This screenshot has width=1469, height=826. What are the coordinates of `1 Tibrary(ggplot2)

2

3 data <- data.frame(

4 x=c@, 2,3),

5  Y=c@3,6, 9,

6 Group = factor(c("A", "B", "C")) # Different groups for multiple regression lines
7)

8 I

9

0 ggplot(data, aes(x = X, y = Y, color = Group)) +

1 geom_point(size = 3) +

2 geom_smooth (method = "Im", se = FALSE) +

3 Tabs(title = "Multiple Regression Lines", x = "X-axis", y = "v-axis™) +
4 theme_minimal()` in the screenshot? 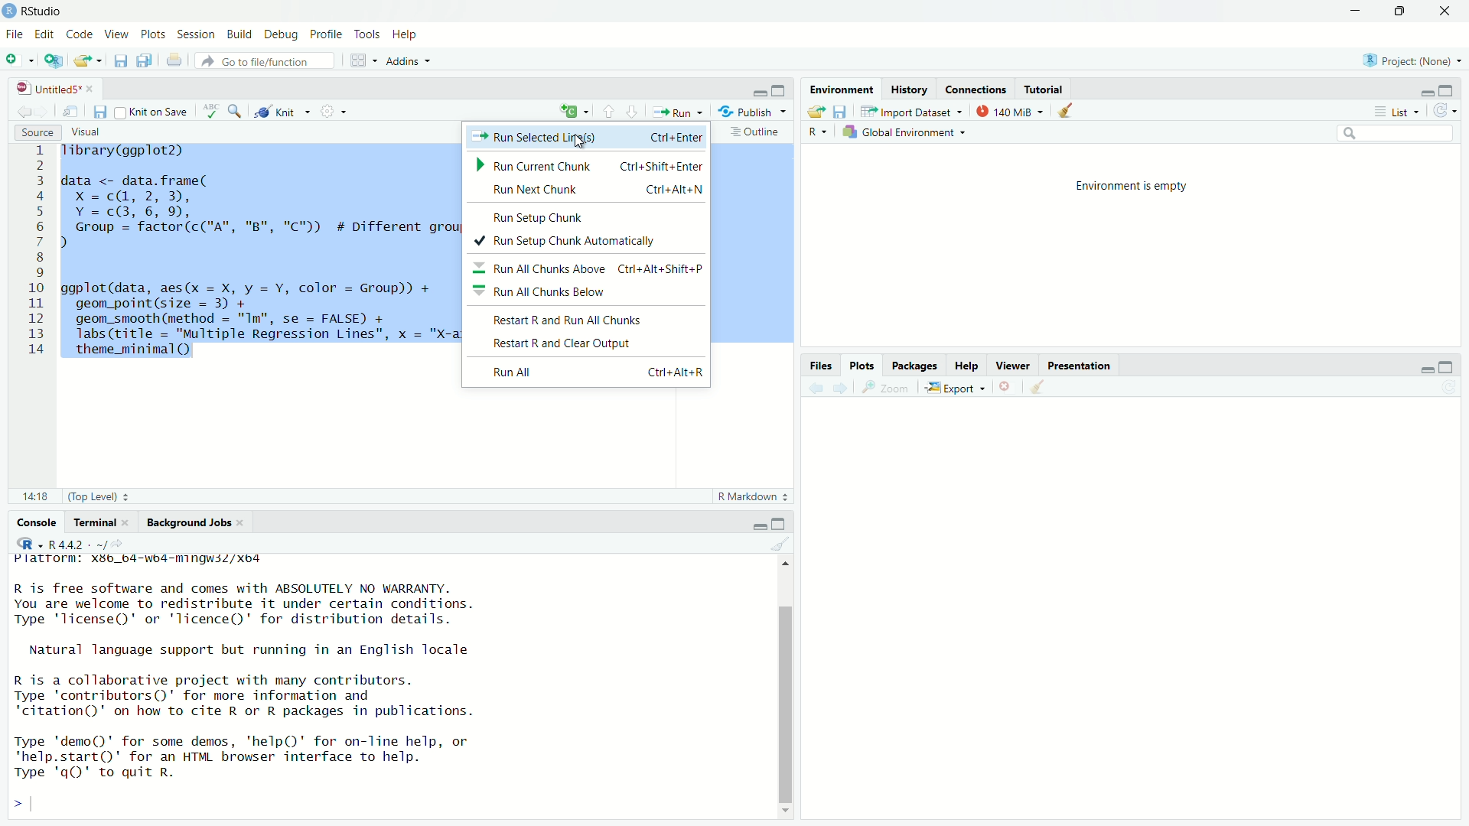 It's located at (246, 252).